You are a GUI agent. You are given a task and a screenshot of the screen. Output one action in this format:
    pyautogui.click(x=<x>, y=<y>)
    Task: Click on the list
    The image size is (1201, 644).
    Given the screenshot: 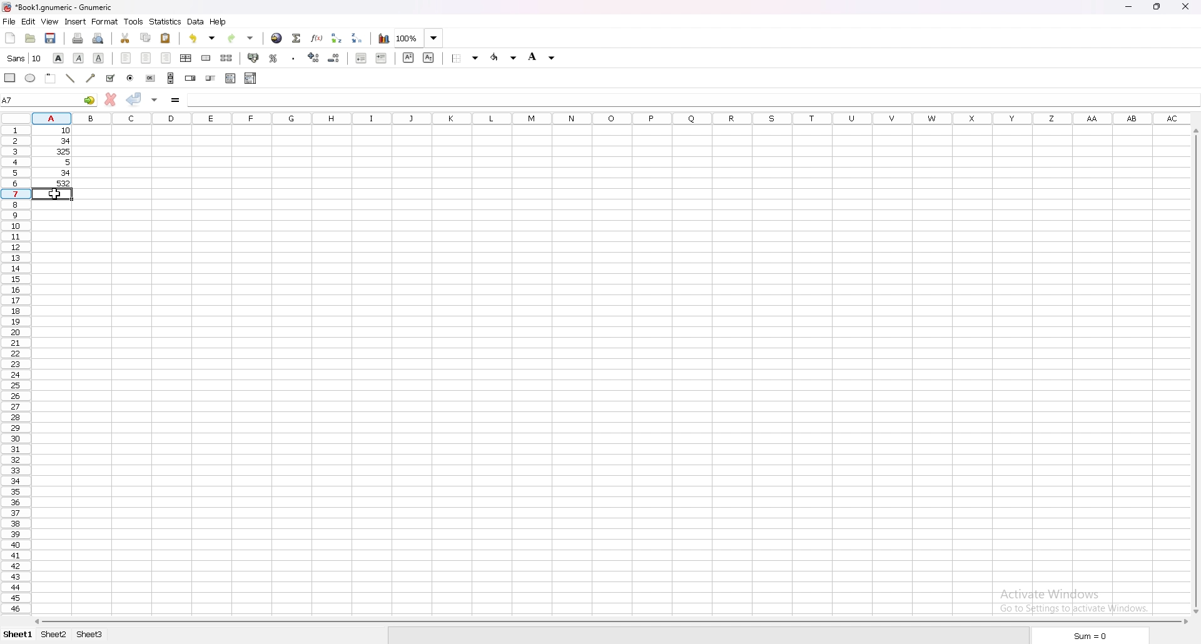 What is the action you would take?
    pyautogui.click(x=231, y=78)
    